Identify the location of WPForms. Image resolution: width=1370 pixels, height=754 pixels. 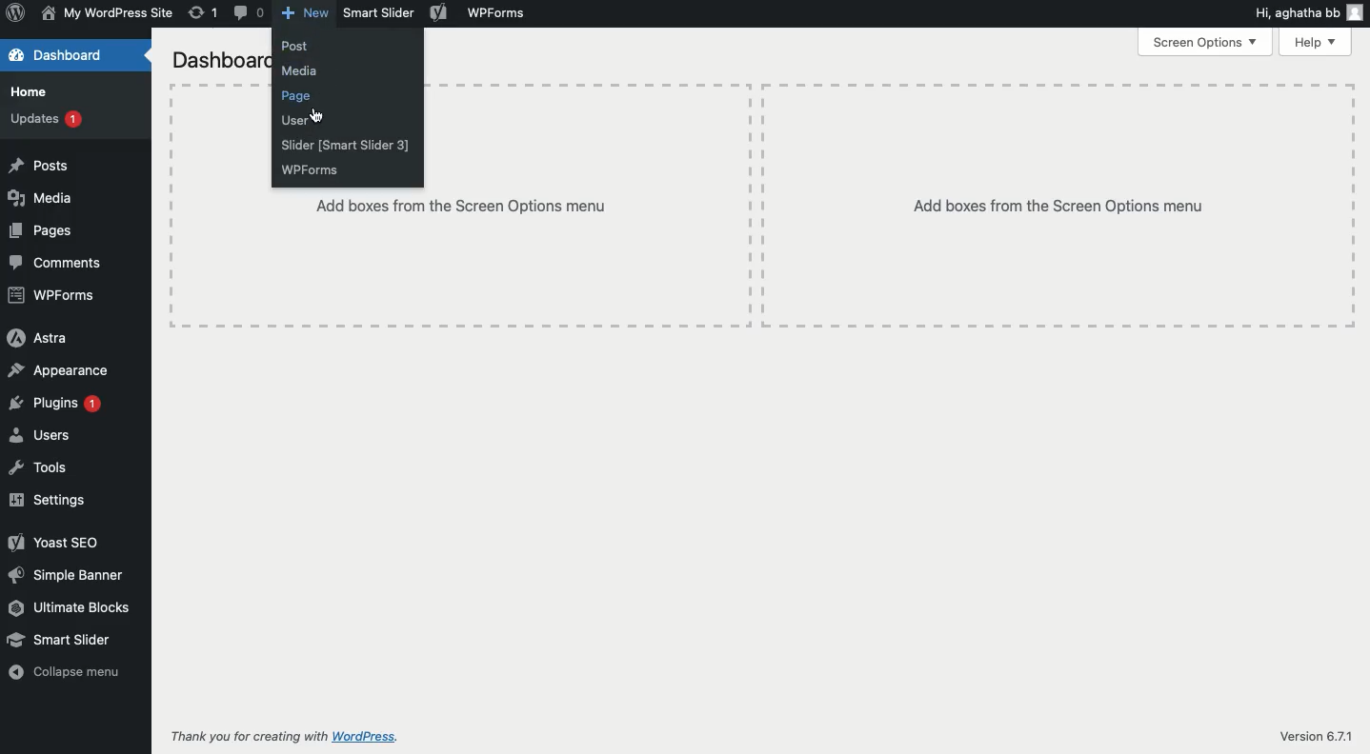
(501, 12).